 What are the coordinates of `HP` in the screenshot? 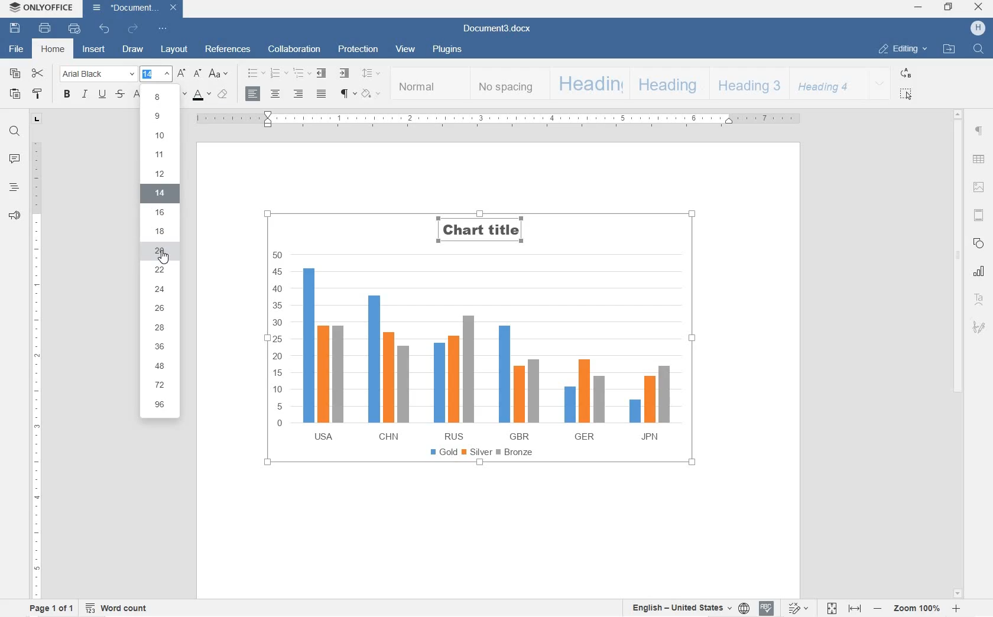 It's located at (977, 28).